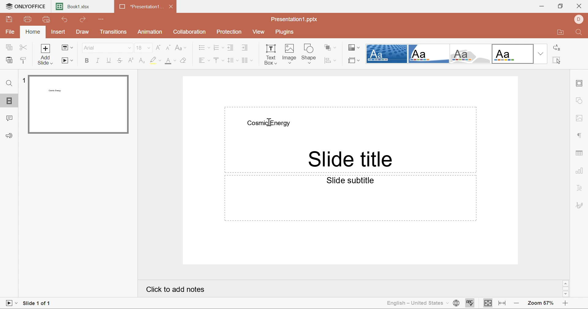 The width and height of the screenshot is (588, 309). Describe the element at coordinates (260, 32) in the screenshot. I see `View` at that location.